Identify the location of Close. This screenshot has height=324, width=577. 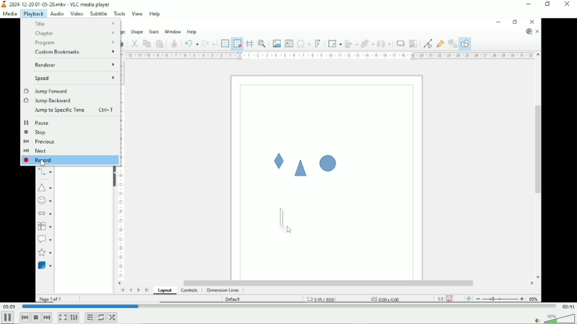
(566, 4).